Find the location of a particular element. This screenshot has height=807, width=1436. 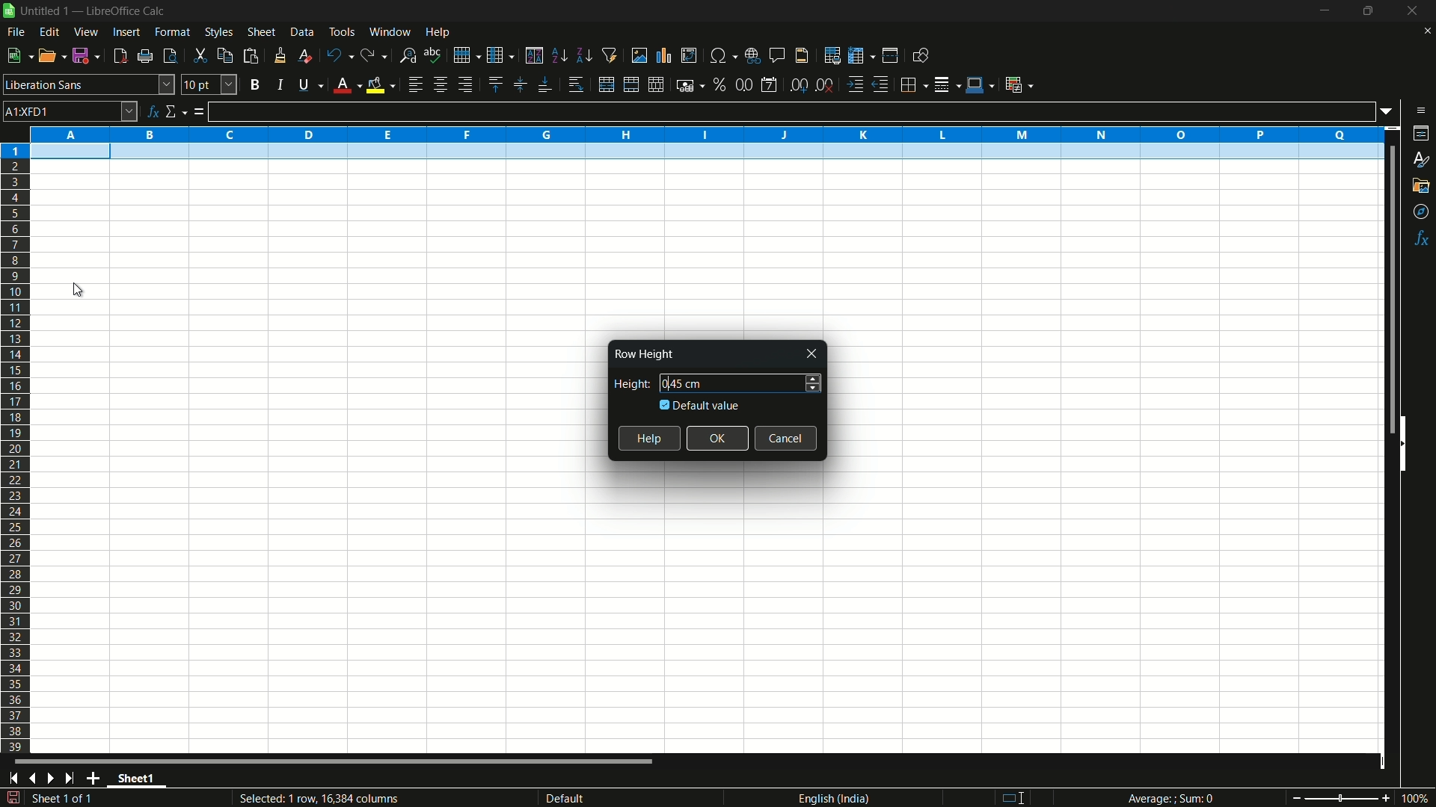

language english(india) is located at coordinates (829, 798).